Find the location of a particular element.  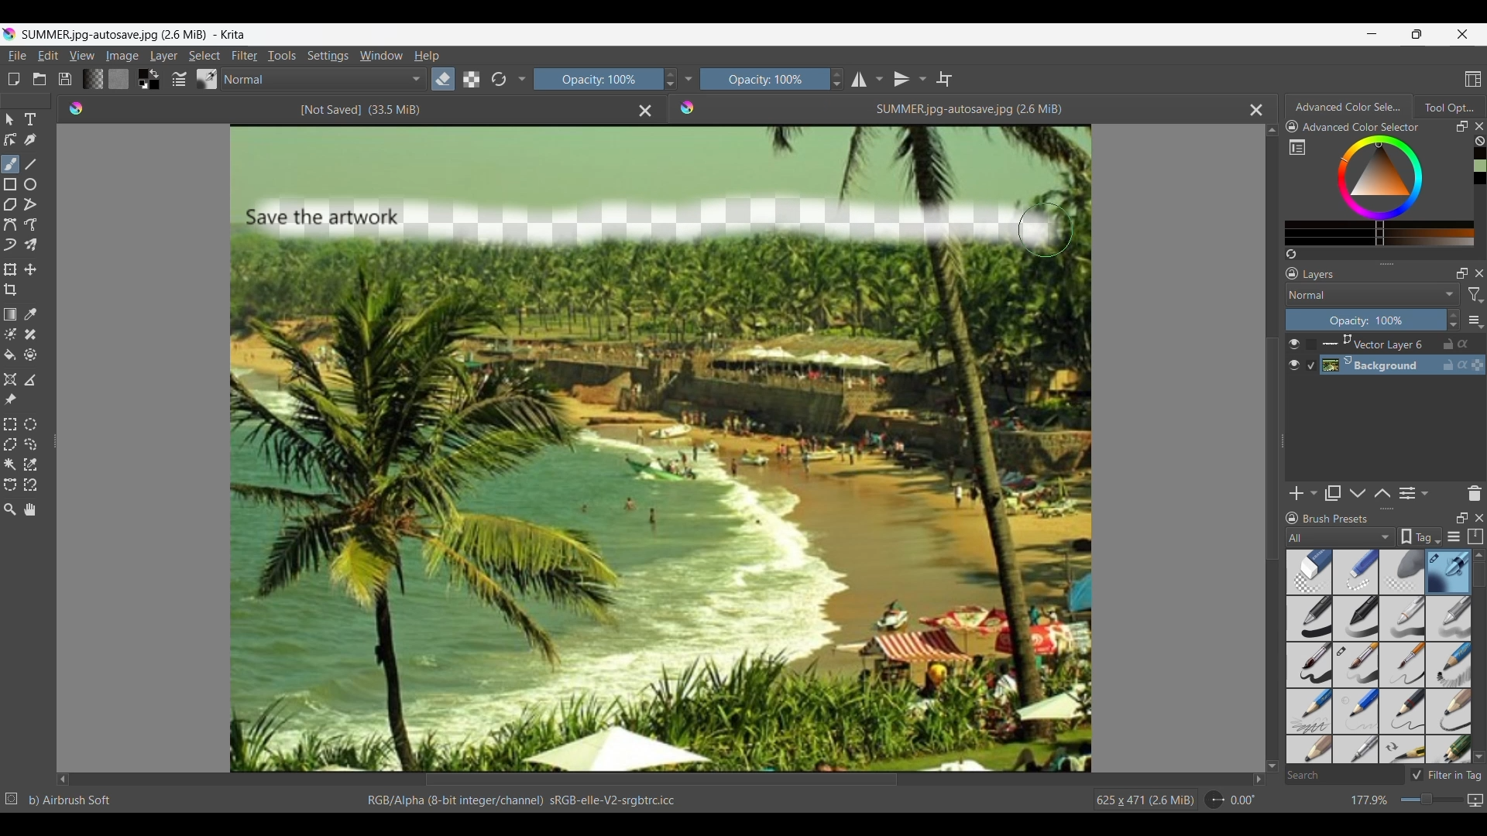

Quick slide to top is located at coordinates (1272, 131).